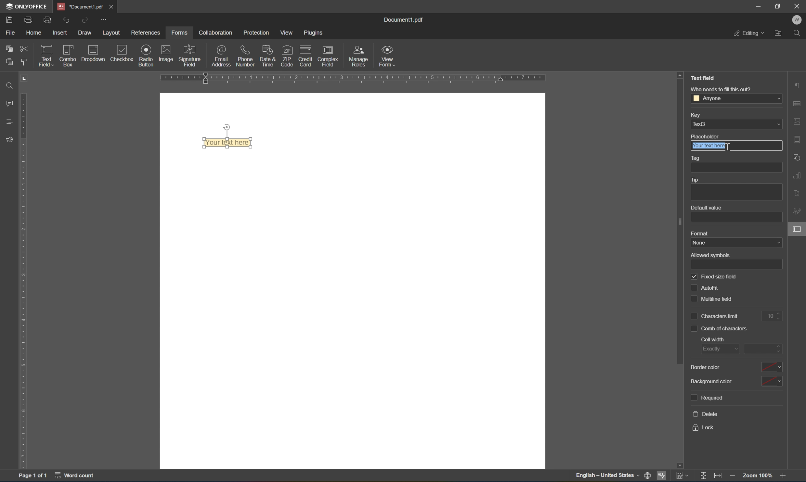 The image size is (806, 482). What do you see at coordinates (123, 52) in the screenshot?
I see `checkbox` at bounding box center [123, 52].